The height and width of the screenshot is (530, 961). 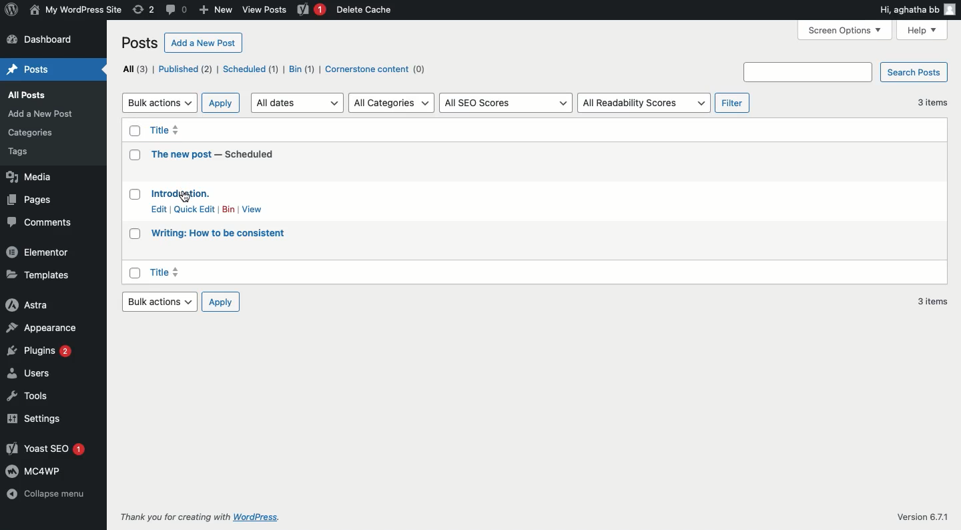 What do you see at coordinates (134, 70) in the screenshot?
I see `All` at bounding box center [134, 70].